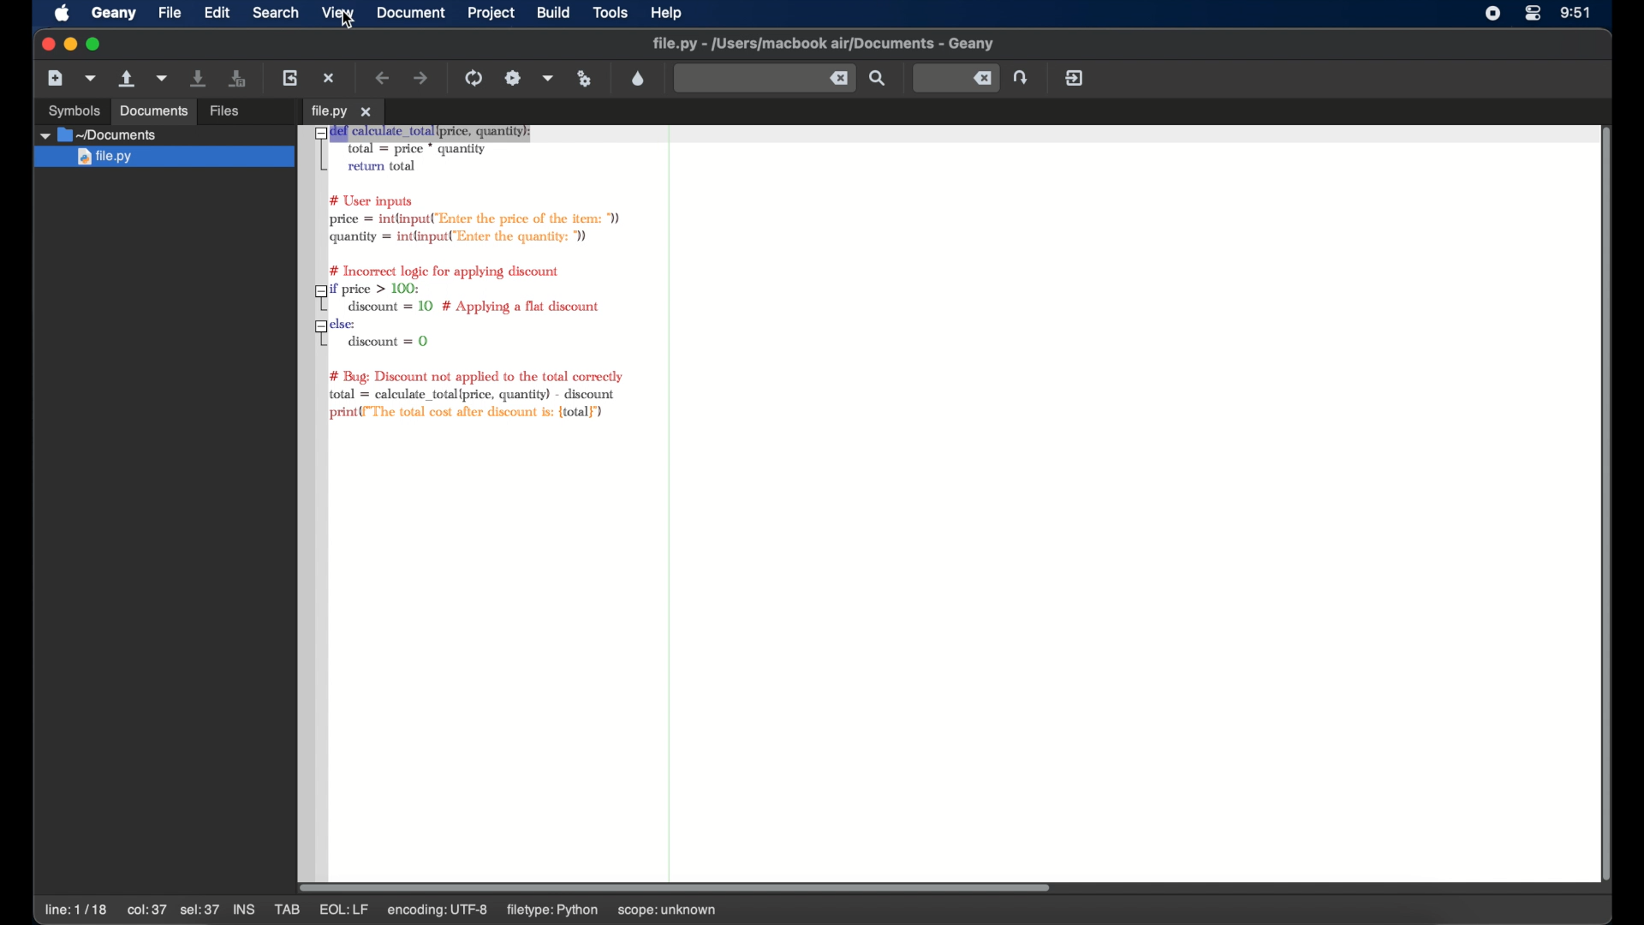  I want to click on file name, so click(822, 45).